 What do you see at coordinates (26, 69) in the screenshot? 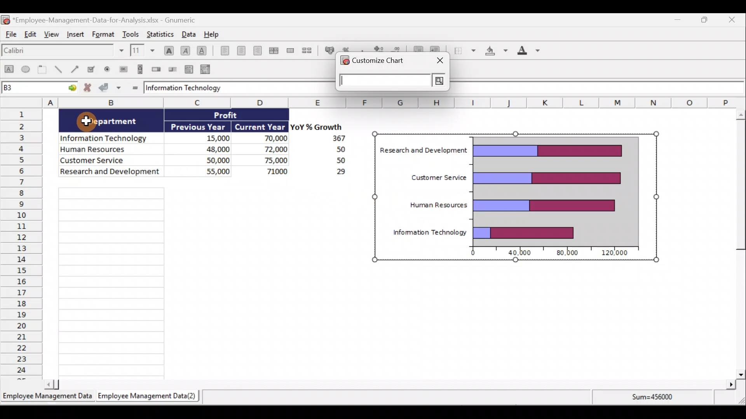
I see `Create an ellipse object` at bounding box center [26, 69].